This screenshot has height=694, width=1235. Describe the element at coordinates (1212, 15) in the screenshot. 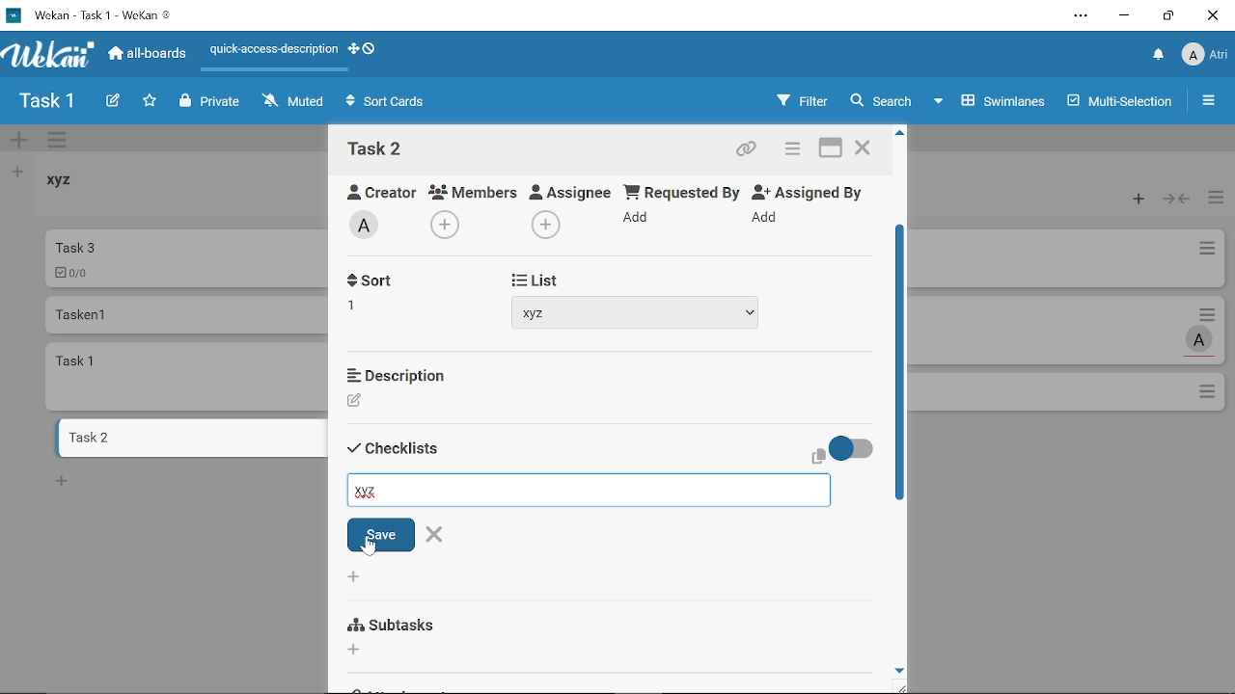

I see `Close` at that location.